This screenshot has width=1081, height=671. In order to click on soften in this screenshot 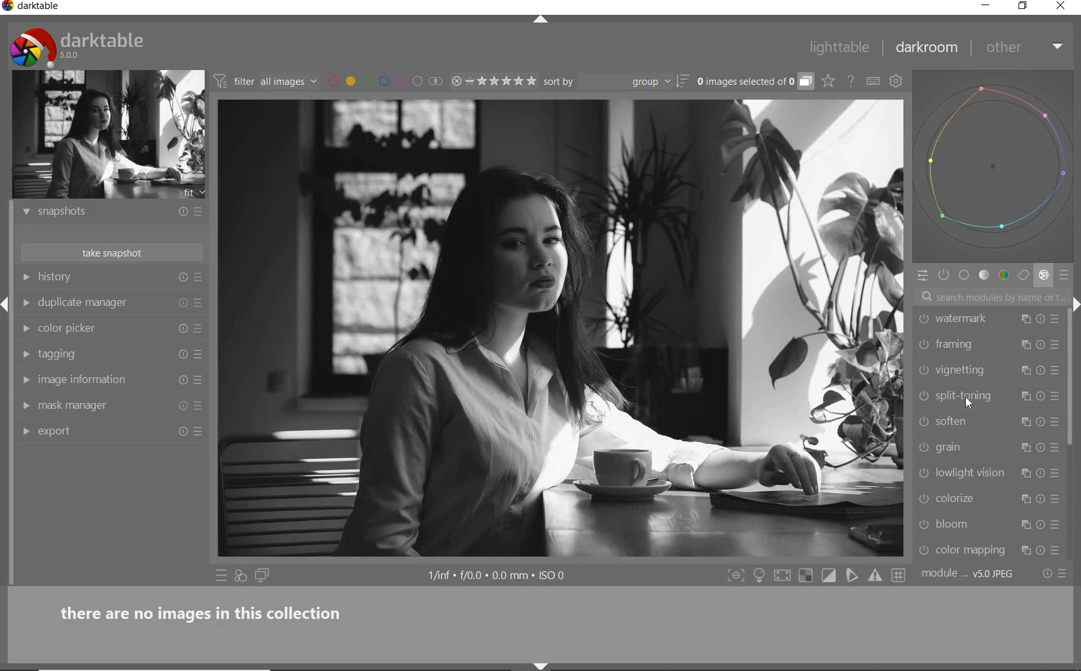, I will do `click(974, 421)`.